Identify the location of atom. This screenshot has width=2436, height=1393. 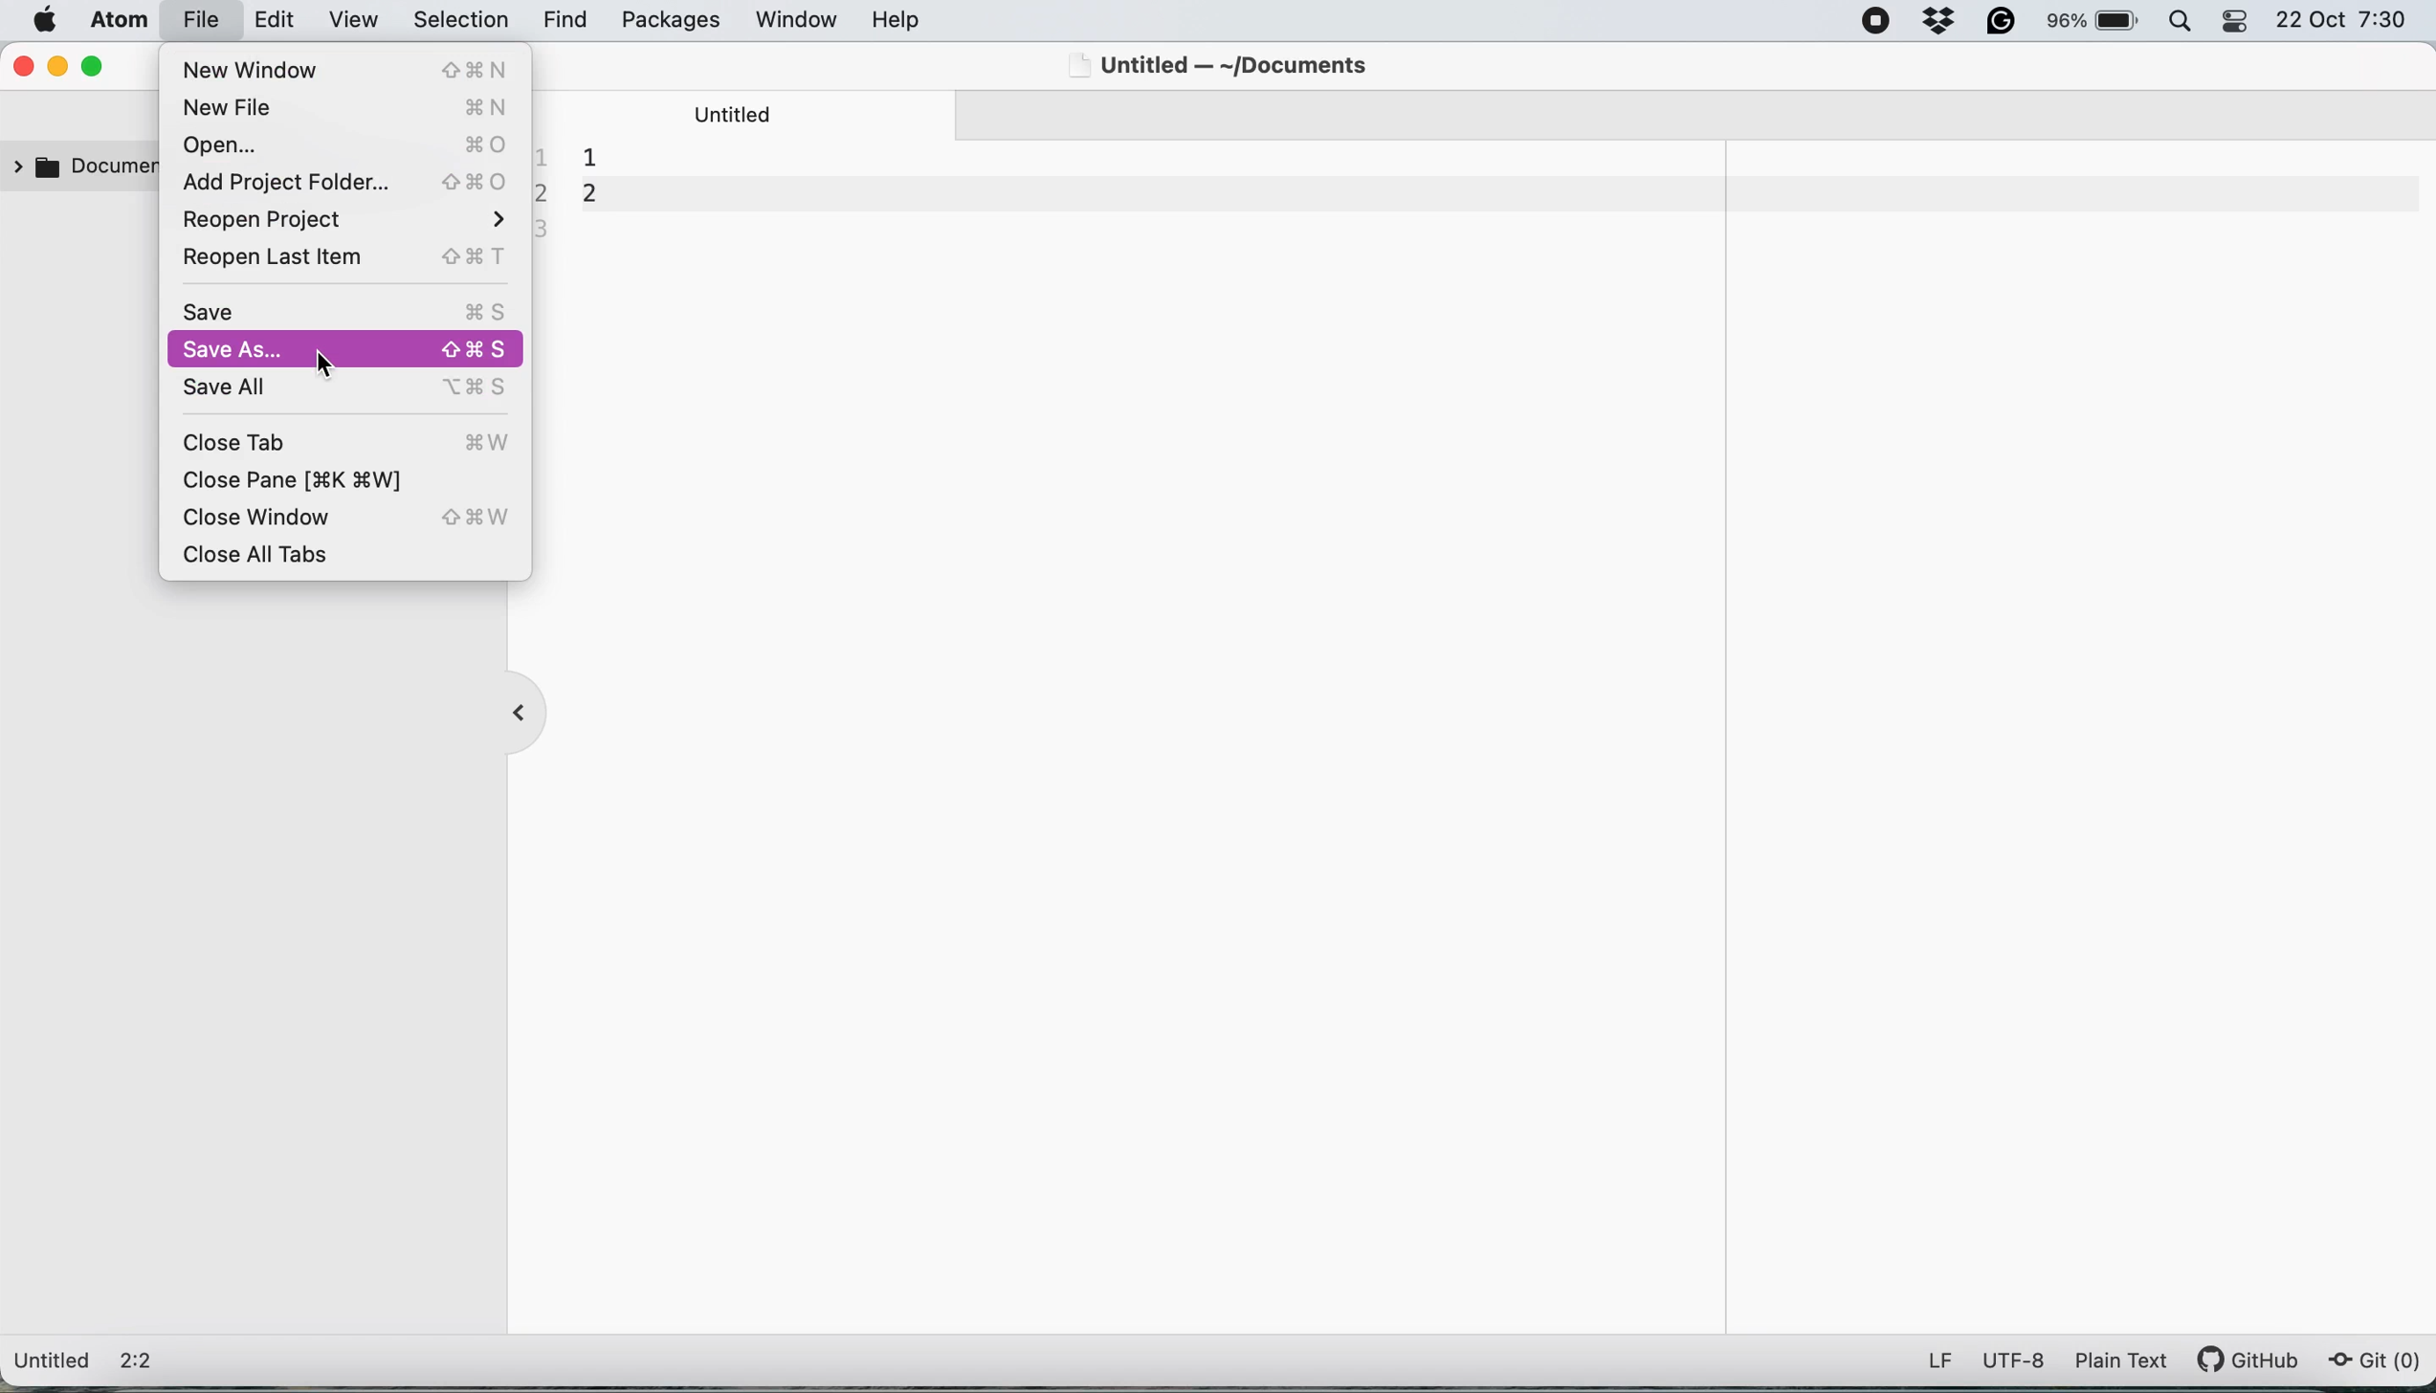
(123, 23).